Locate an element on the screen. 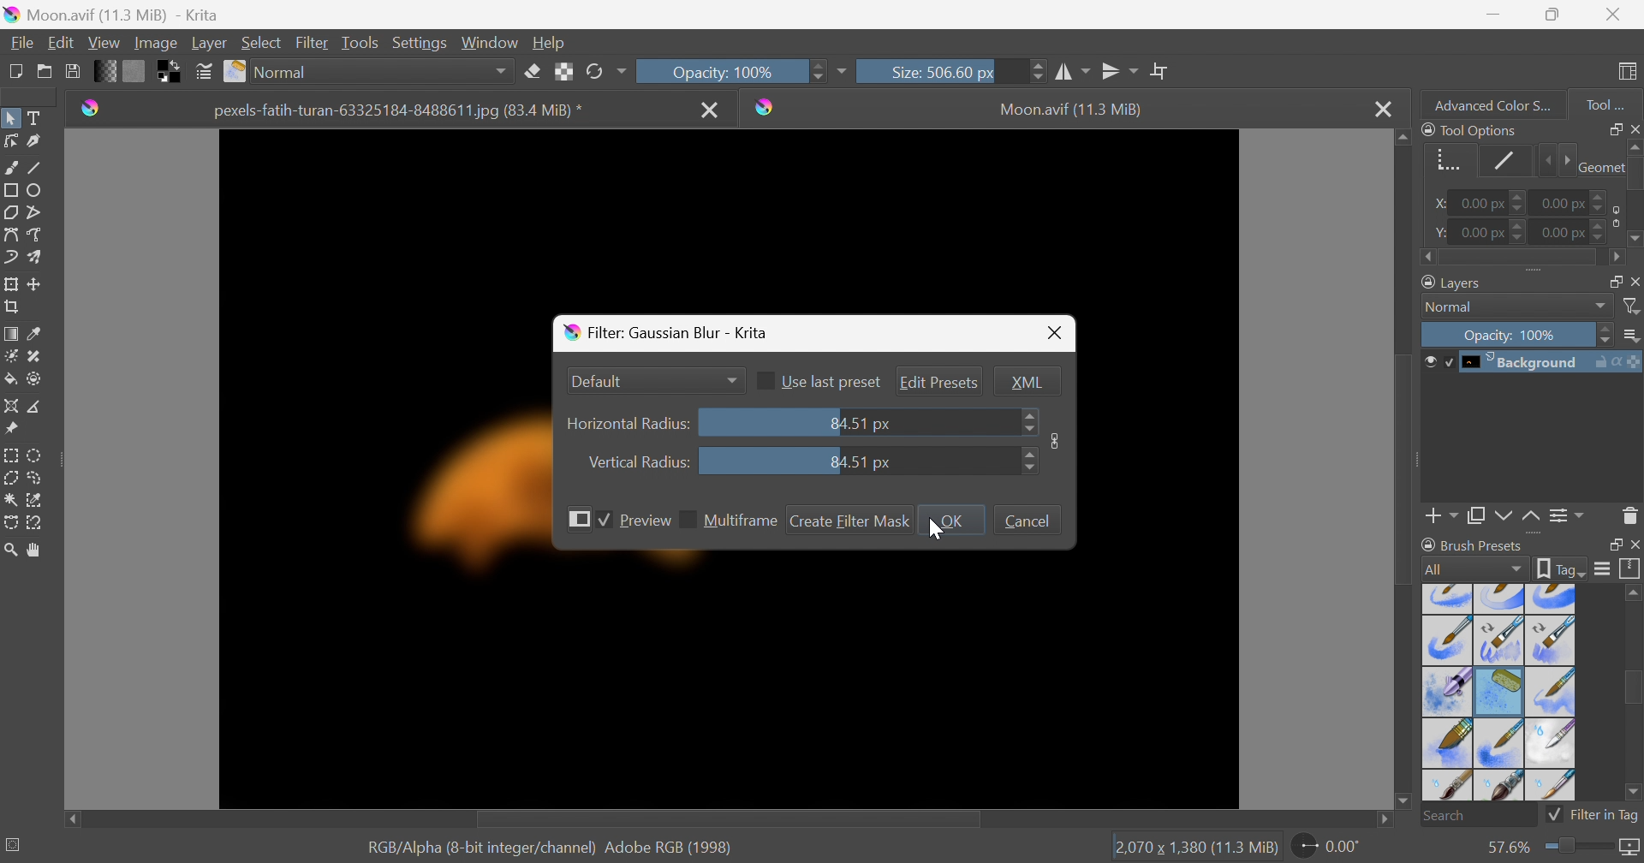 Image resolution: width=1644 pixels, height=863 pixels. Move a layer is located at coordinates (35, 282).